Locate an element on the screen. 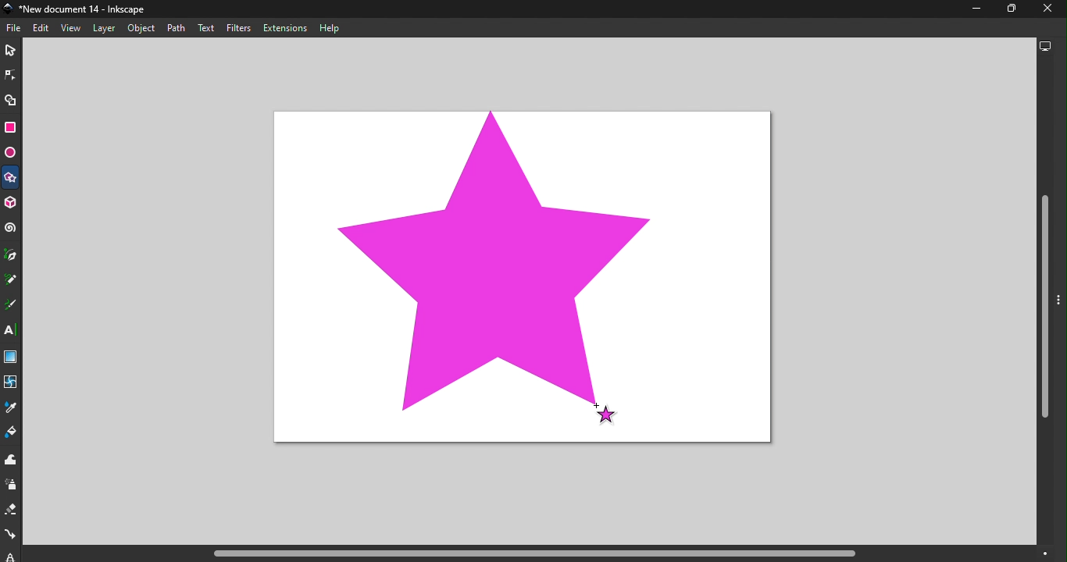  Object is located at coordinates (141, 27).